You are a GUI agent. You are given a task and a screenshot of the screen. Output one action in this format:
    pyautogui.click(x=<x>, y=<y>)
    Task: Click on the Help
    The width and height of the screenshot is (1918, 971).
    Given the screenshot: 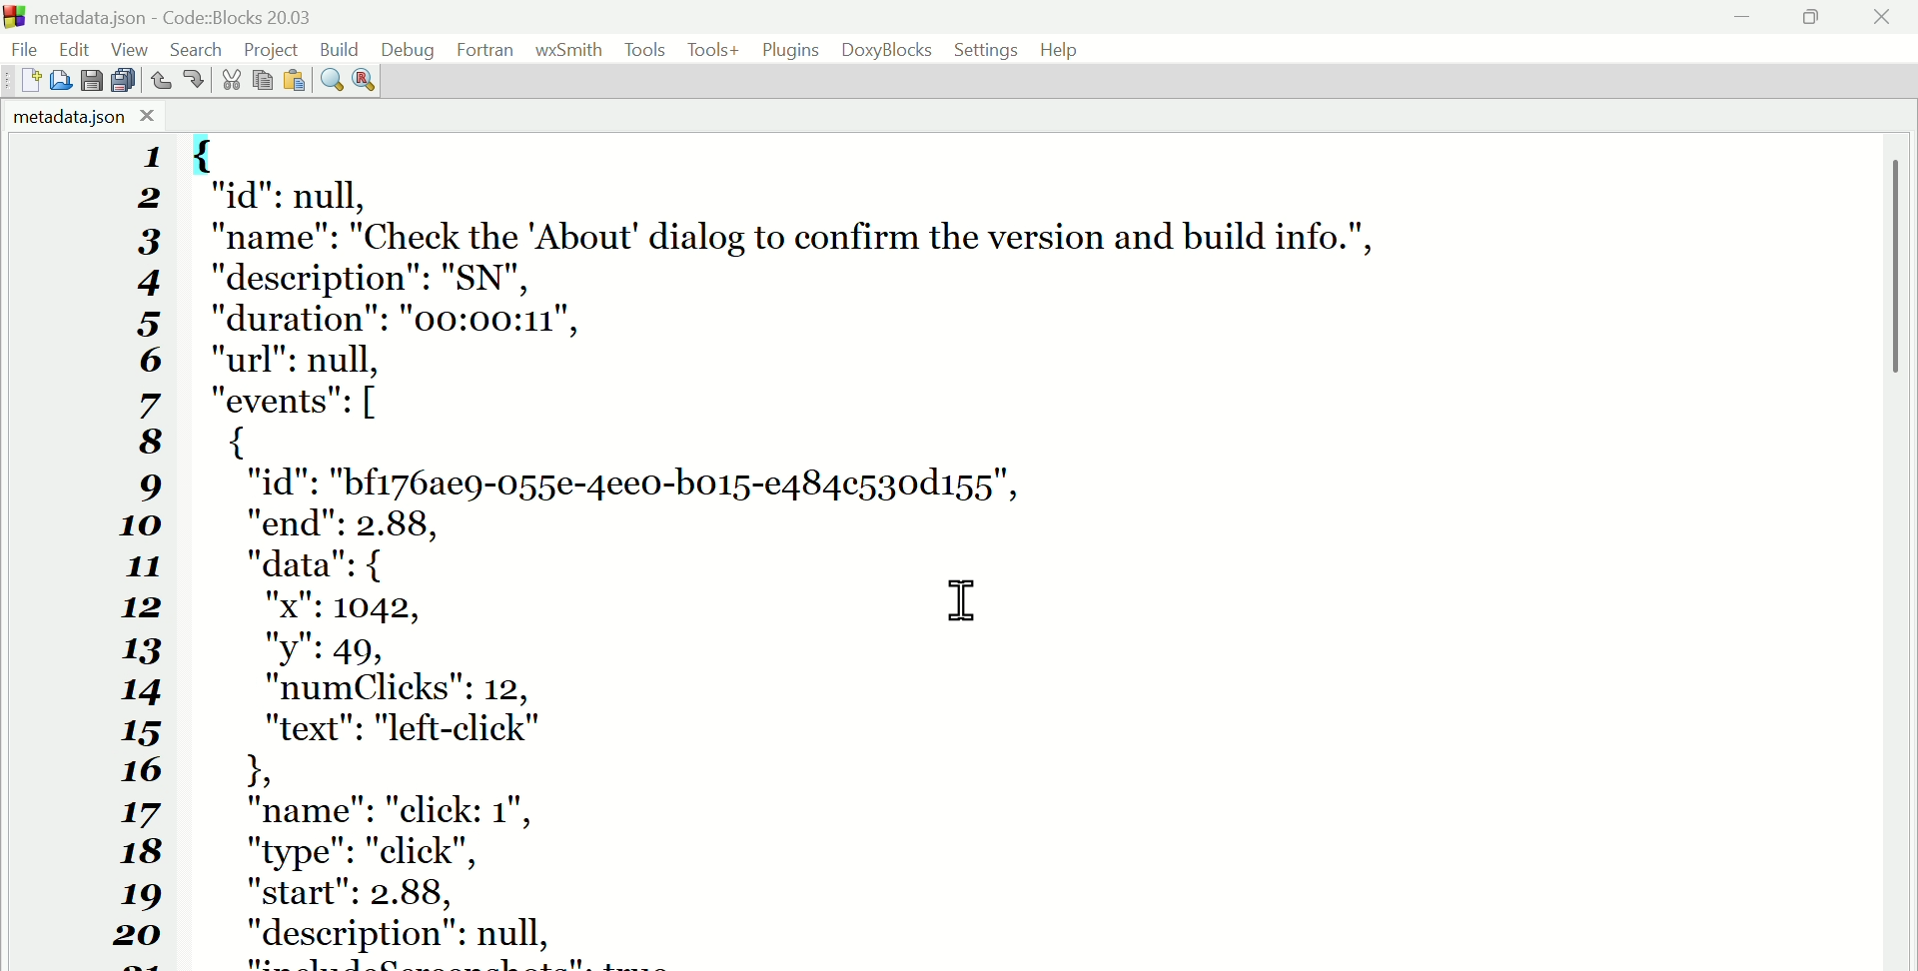 What is the action you would take?
    pyautogui.click(x=1065, y=49)
    